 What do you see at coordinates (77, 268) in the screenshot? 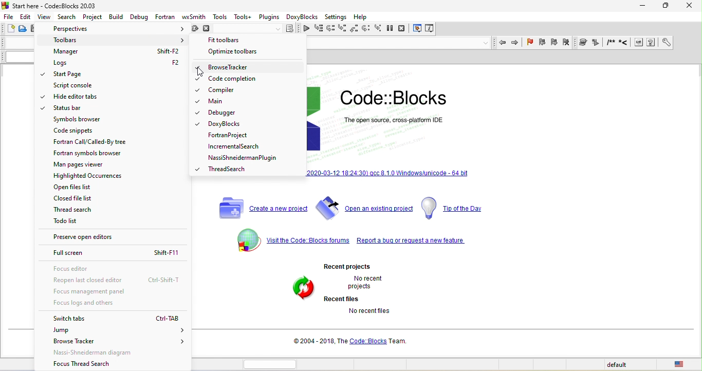
I see `focus editor` at bounding box center [77, 268].